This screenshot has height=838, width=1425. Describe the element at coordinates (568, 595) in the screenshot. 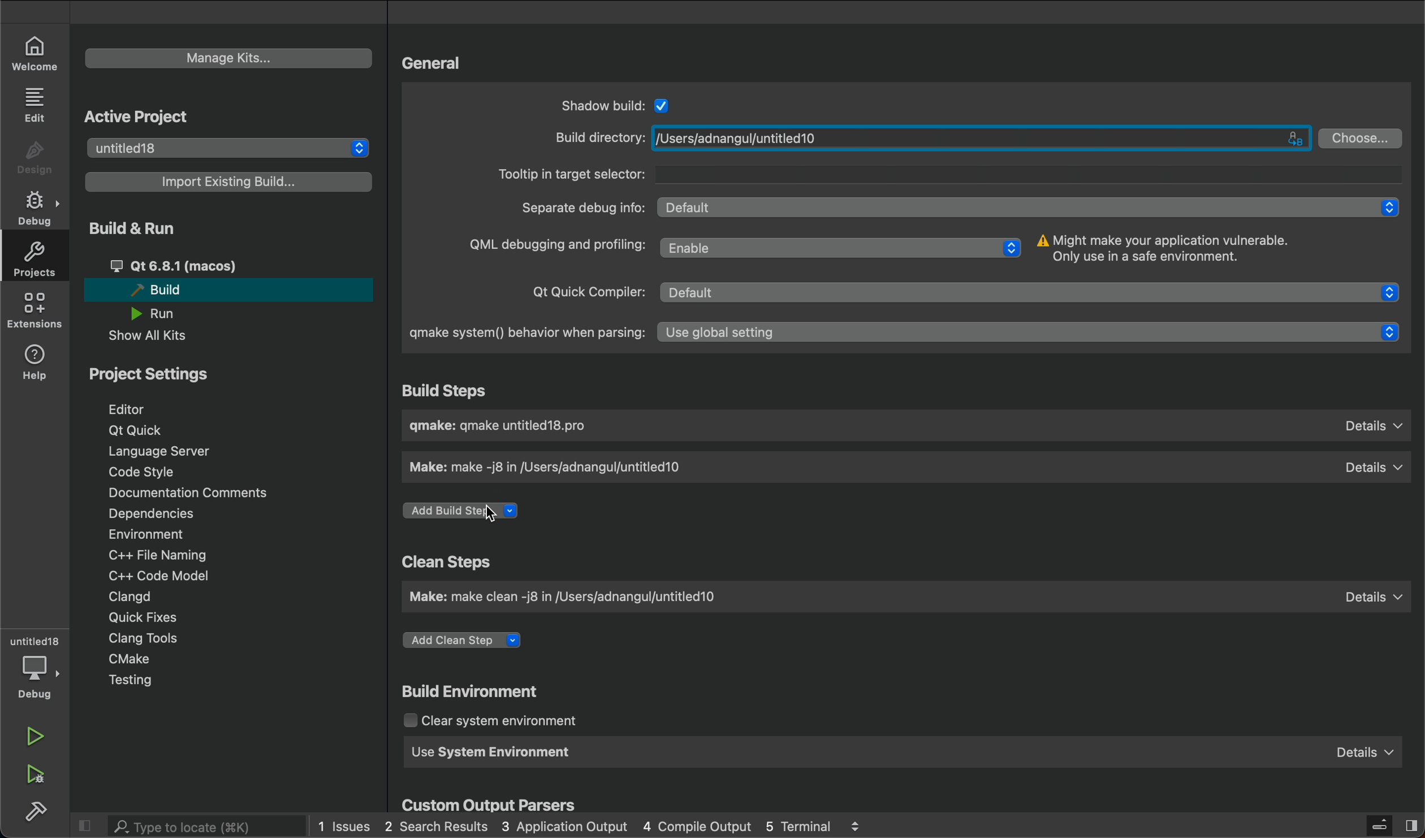

I see `Make: make clean -j8 in /Users/adnangul/untitled10` at that location.